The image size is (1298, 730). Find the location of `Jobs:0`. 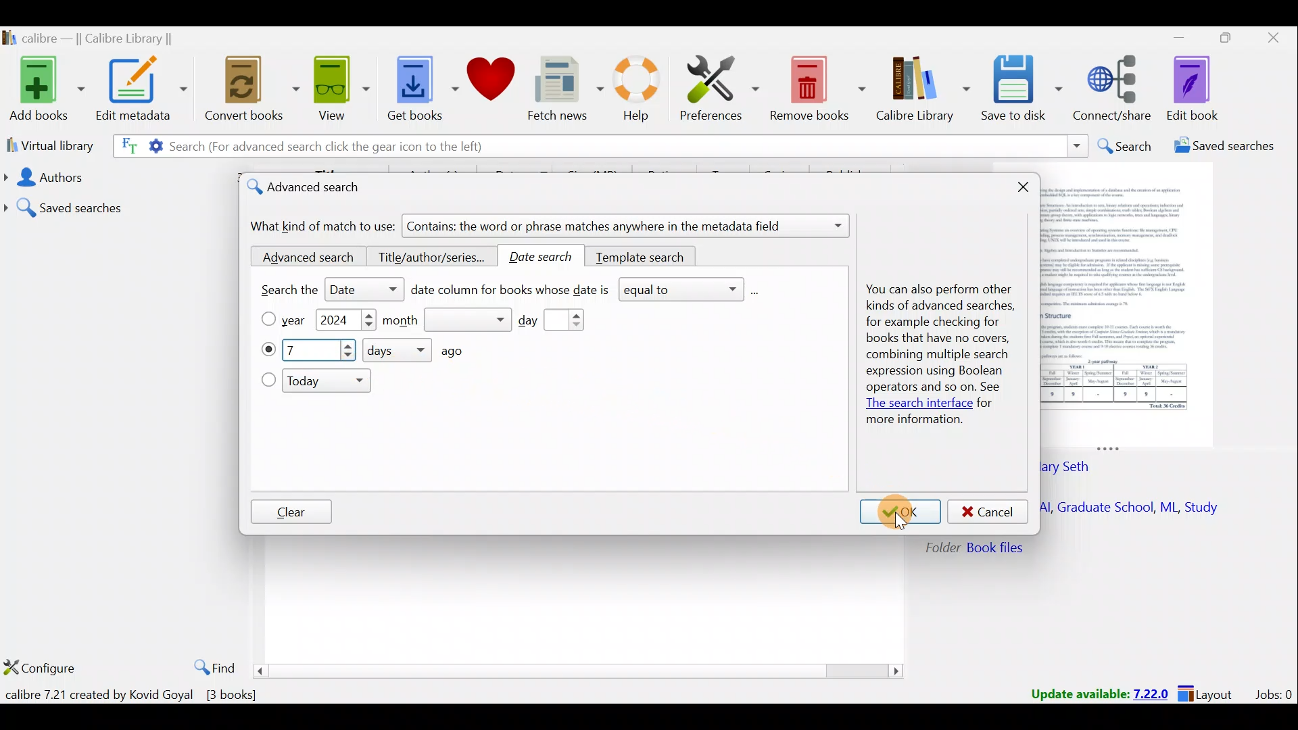

Jobs:0 is located at coordinates (1273, 693).